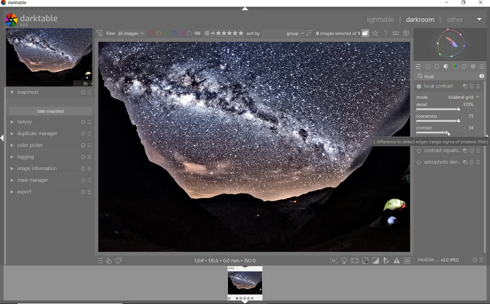 This screenshot has width=490, height=304. Describe the element at coordinates (34, 179) in the screenshot. I see `mask manager` at that location.